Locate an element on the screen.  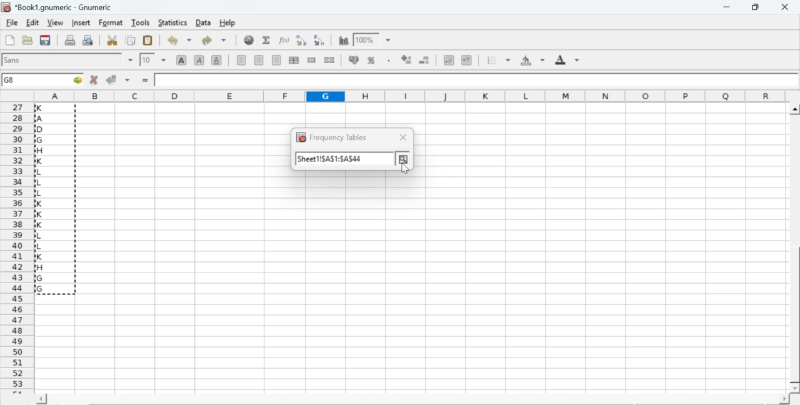
accept changes is located at coordinates (112, 79).